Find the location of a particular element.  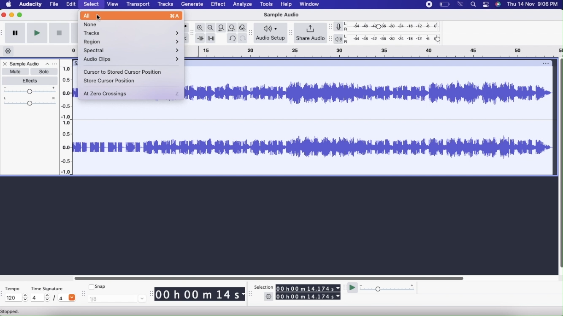

Select is located at coordinates (92, 5).